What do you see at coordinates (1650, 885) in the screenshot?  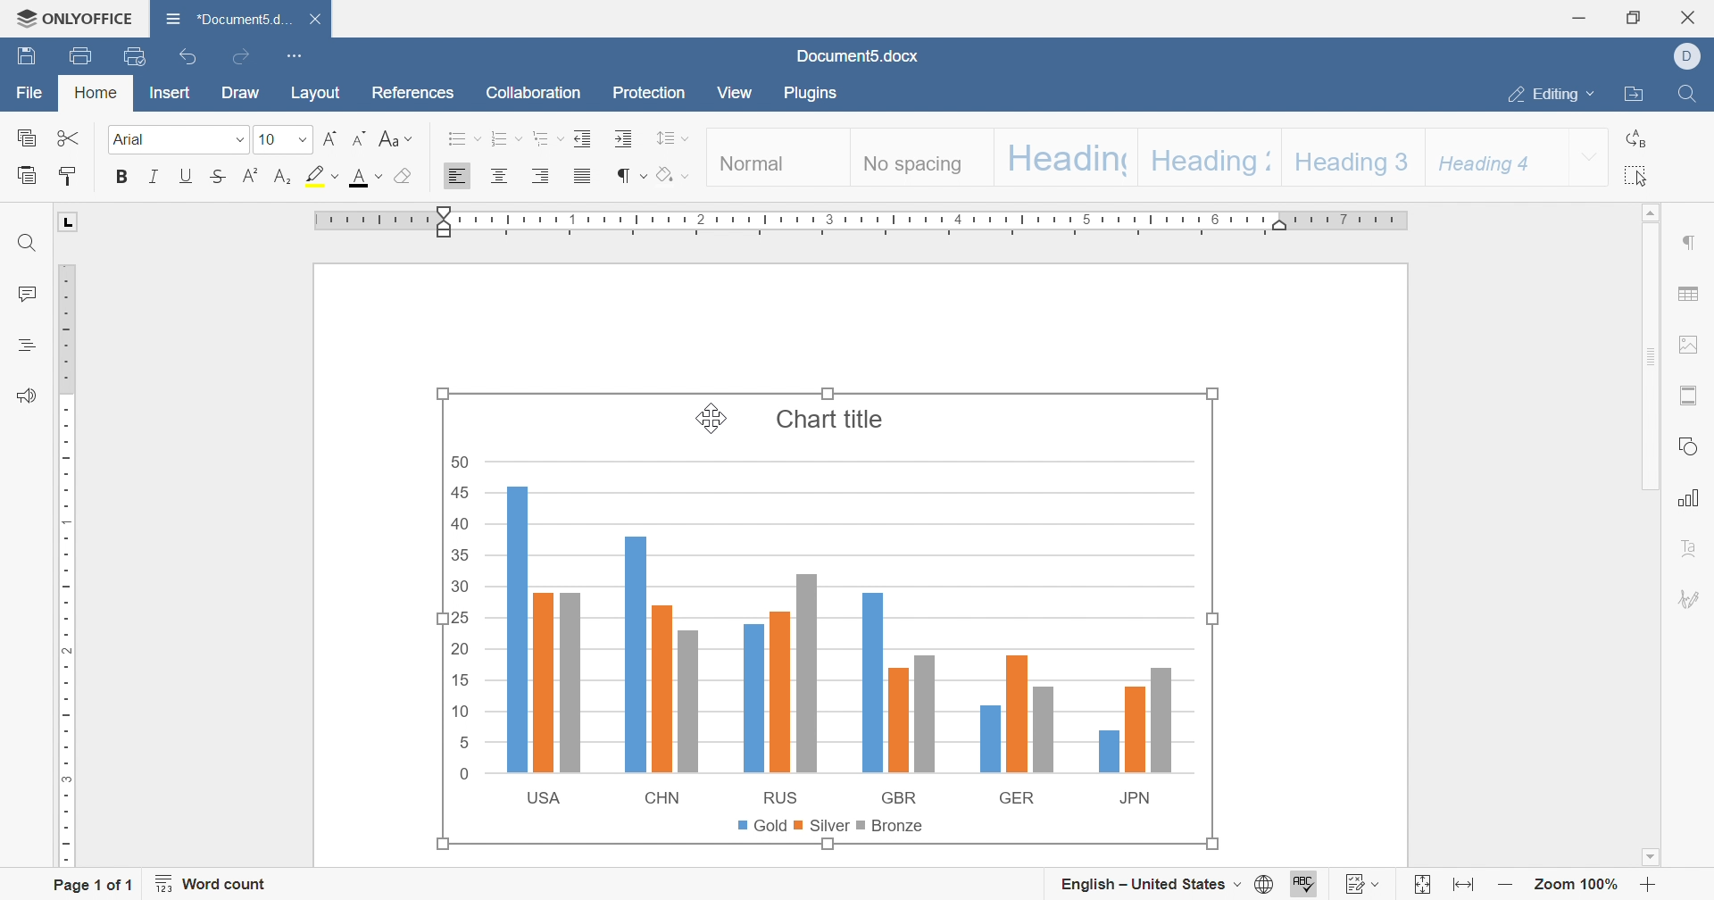 I see `zoom in` at bounding box center [1650, 885].